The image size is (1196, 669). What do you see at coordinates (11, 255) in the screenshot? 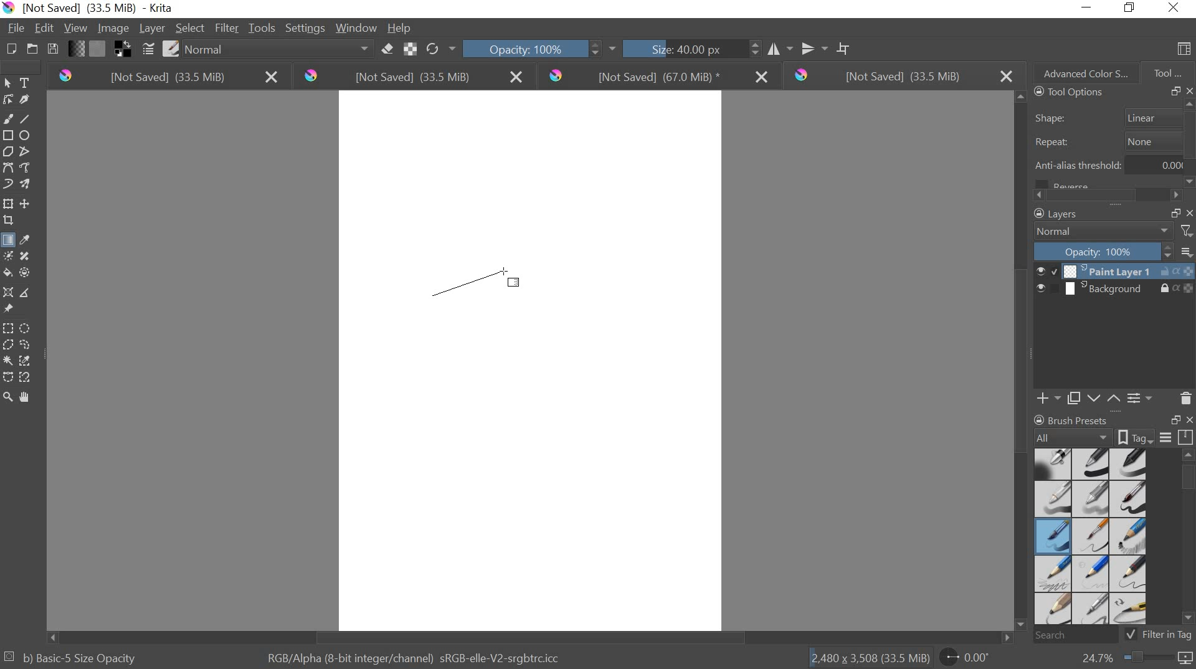
I see `colorize mask tool` at bounding box center [11, 255].